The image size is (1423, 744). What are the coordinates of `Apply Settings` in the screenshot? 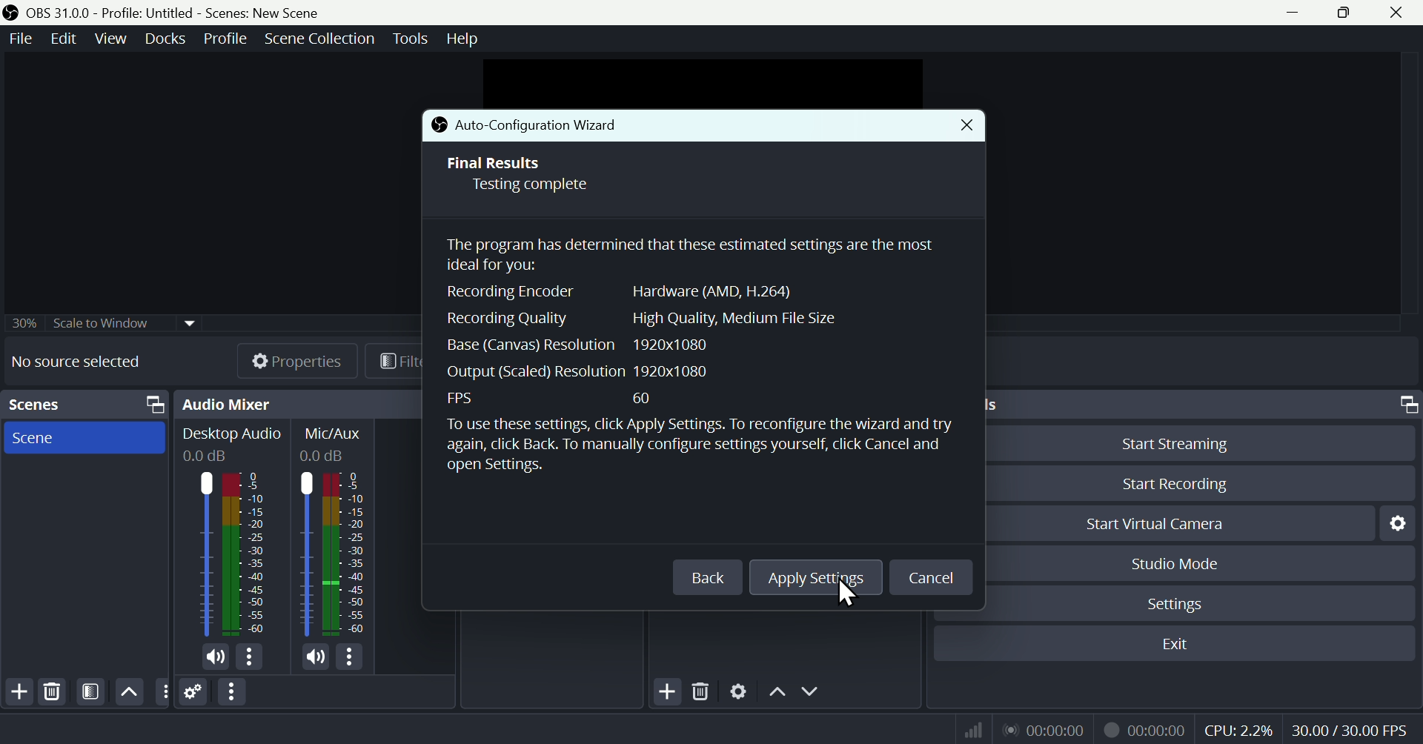 It's located at (817, 578).